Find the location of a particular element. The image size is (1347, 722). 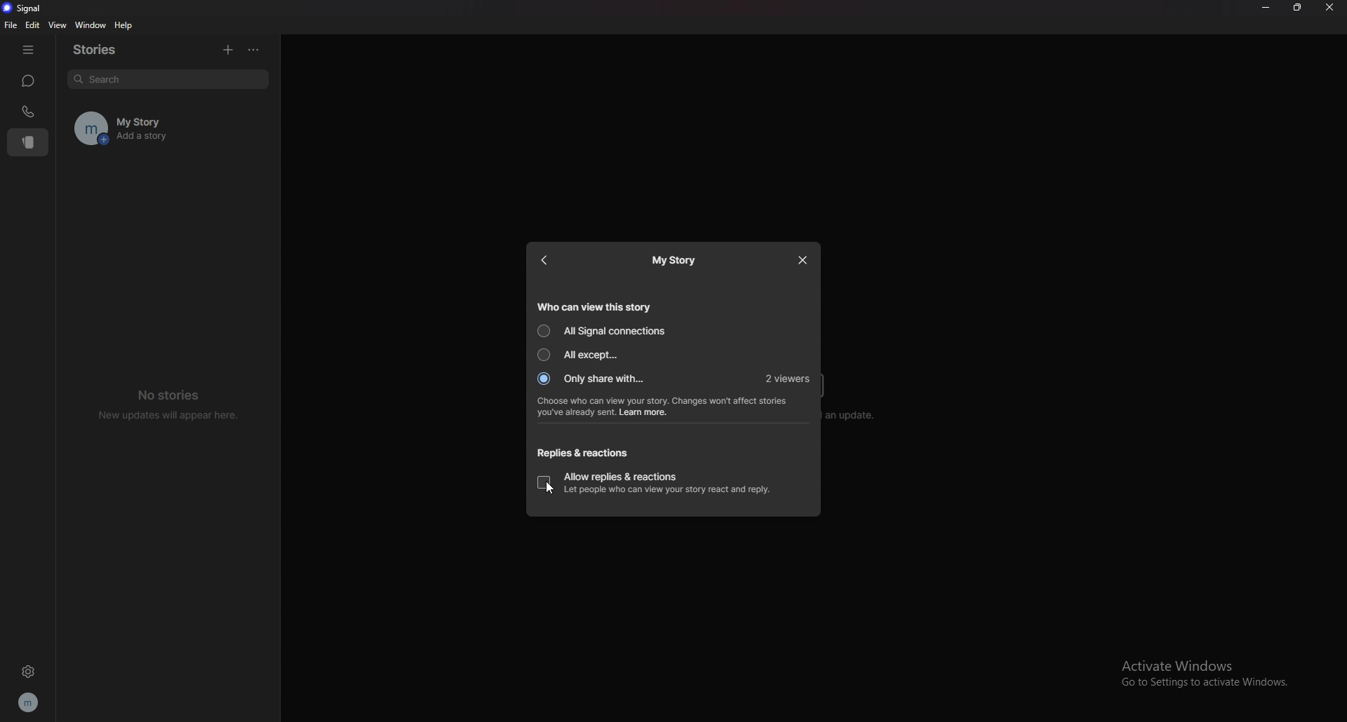

Add a story is located at coordinates (188, 139).